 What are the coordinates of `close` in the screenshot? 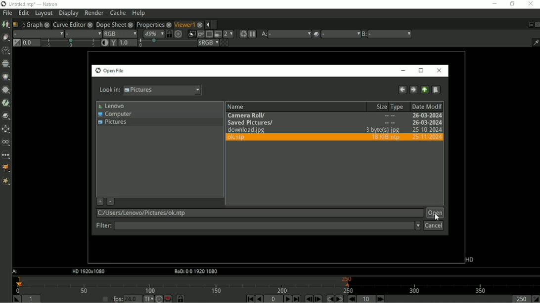 It's located at (200, 24).